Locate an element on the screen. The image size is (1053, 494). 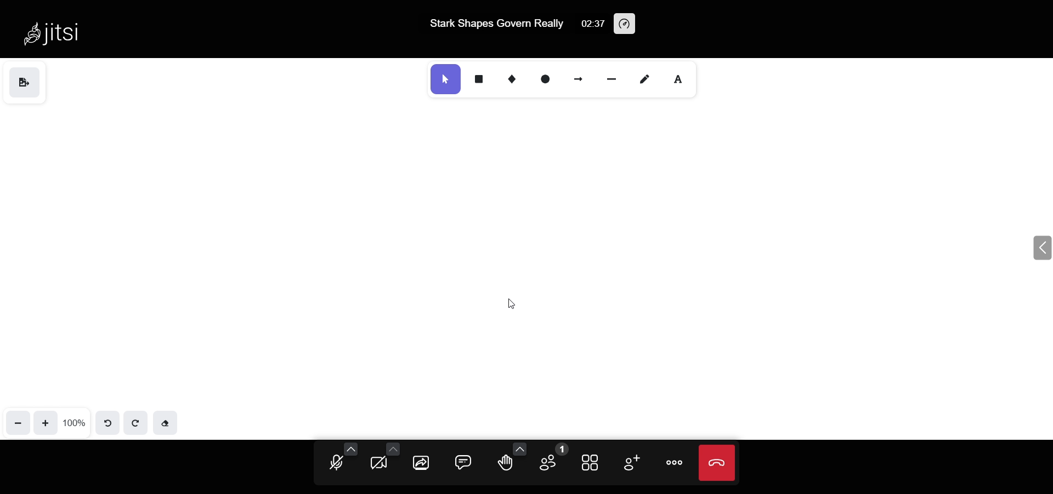
rectangle is located at coordinates (478, 78).